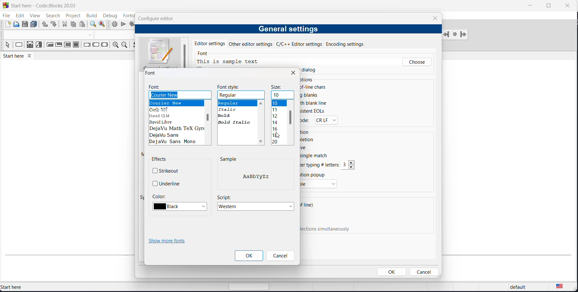 The height and width of the screenshot is (292, 578). Describe the element at coordinates (26, 24) in the screenshot. I see `save ` at that location.